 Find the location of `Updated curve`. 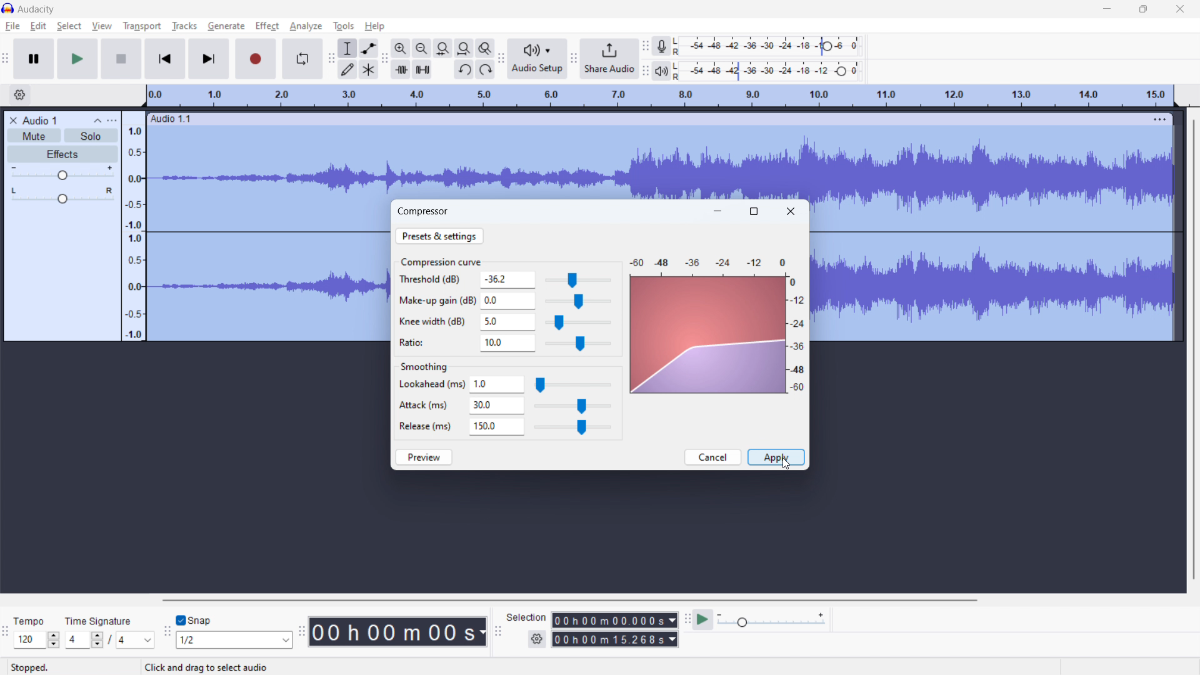

Updated curve is located at coordinates (709, 336).